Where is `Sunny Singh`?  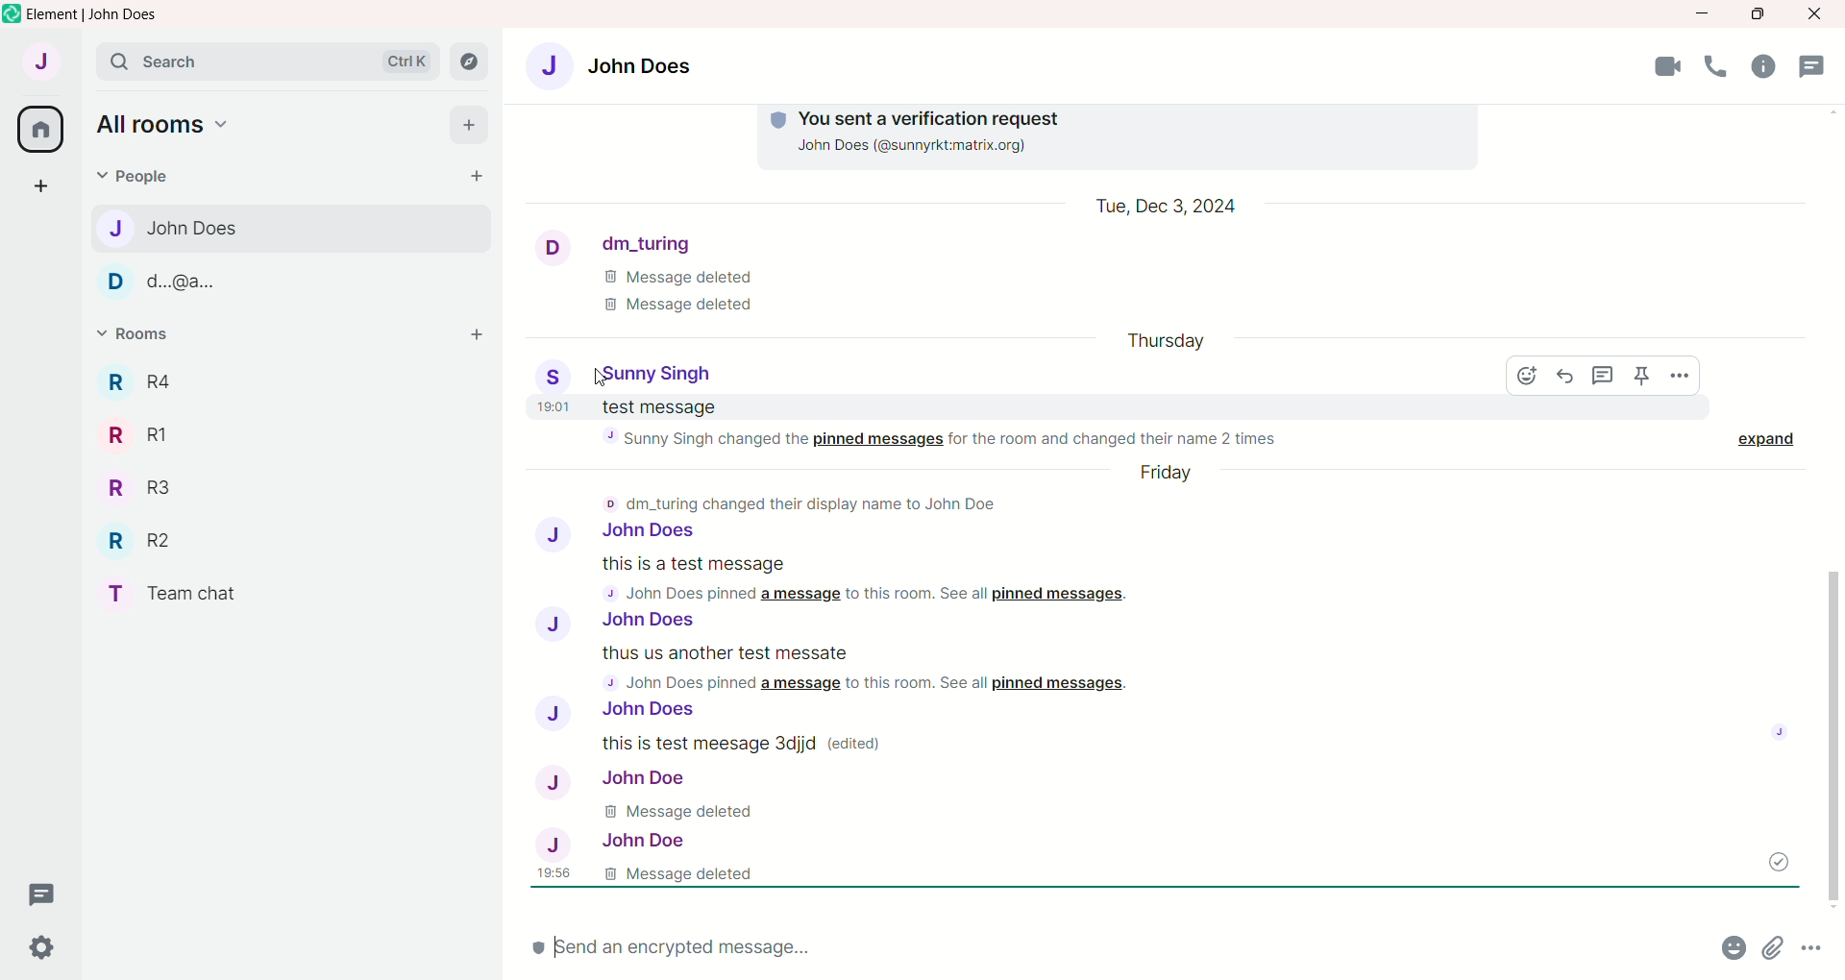
Sunny Singh is located at coordinates (638, 372).